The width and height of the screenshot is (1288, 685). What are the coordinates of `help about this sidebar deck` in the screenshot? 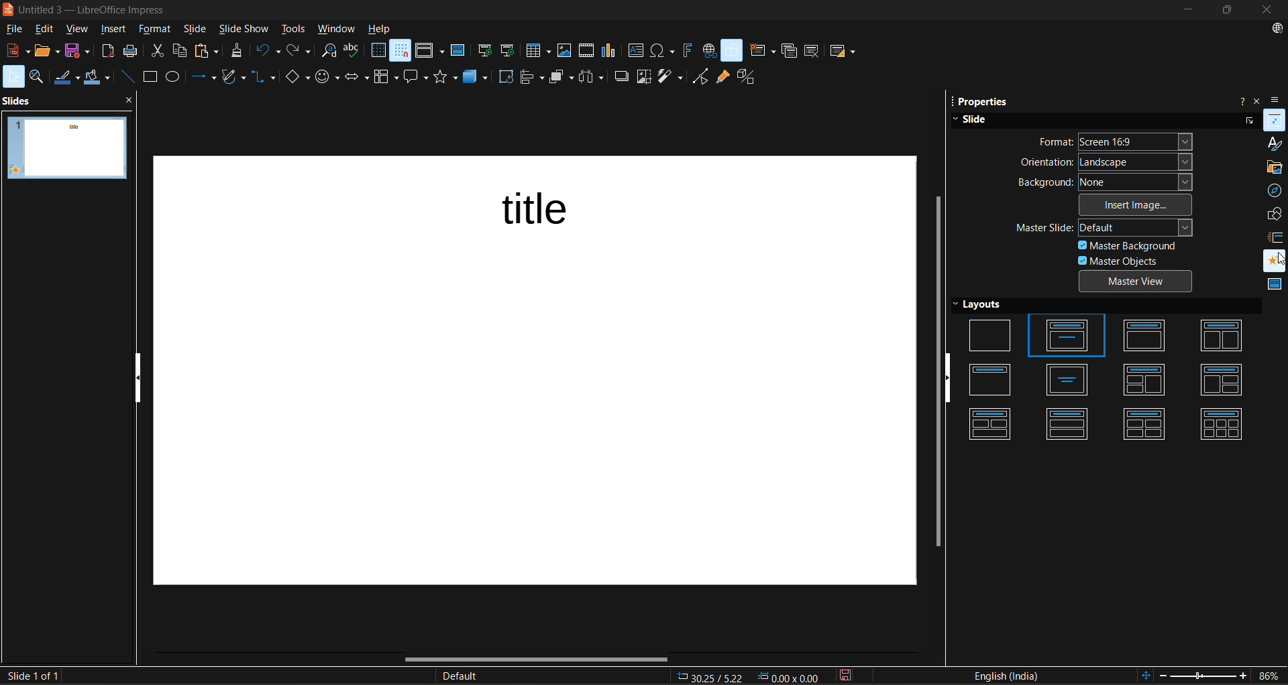 It's located at (1242, 99).